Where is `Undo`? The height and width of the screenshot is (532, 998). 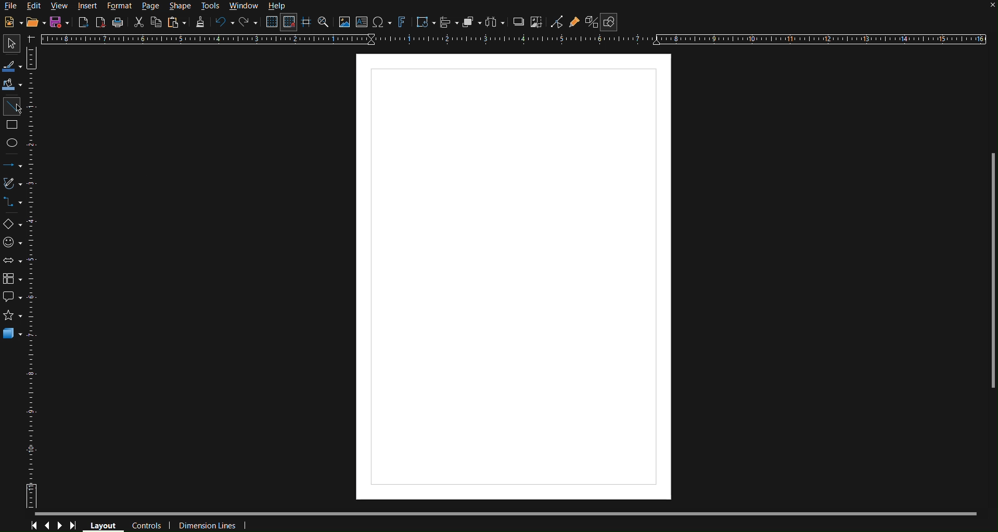
Undo is located at coordinates (225, 22).